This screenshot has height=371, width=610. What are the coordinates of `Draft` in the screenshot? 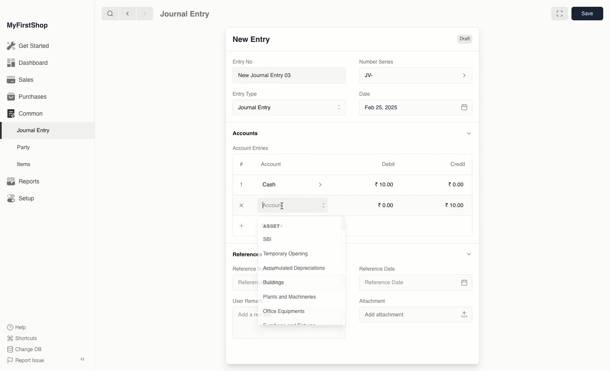 It's located at (464, 40).